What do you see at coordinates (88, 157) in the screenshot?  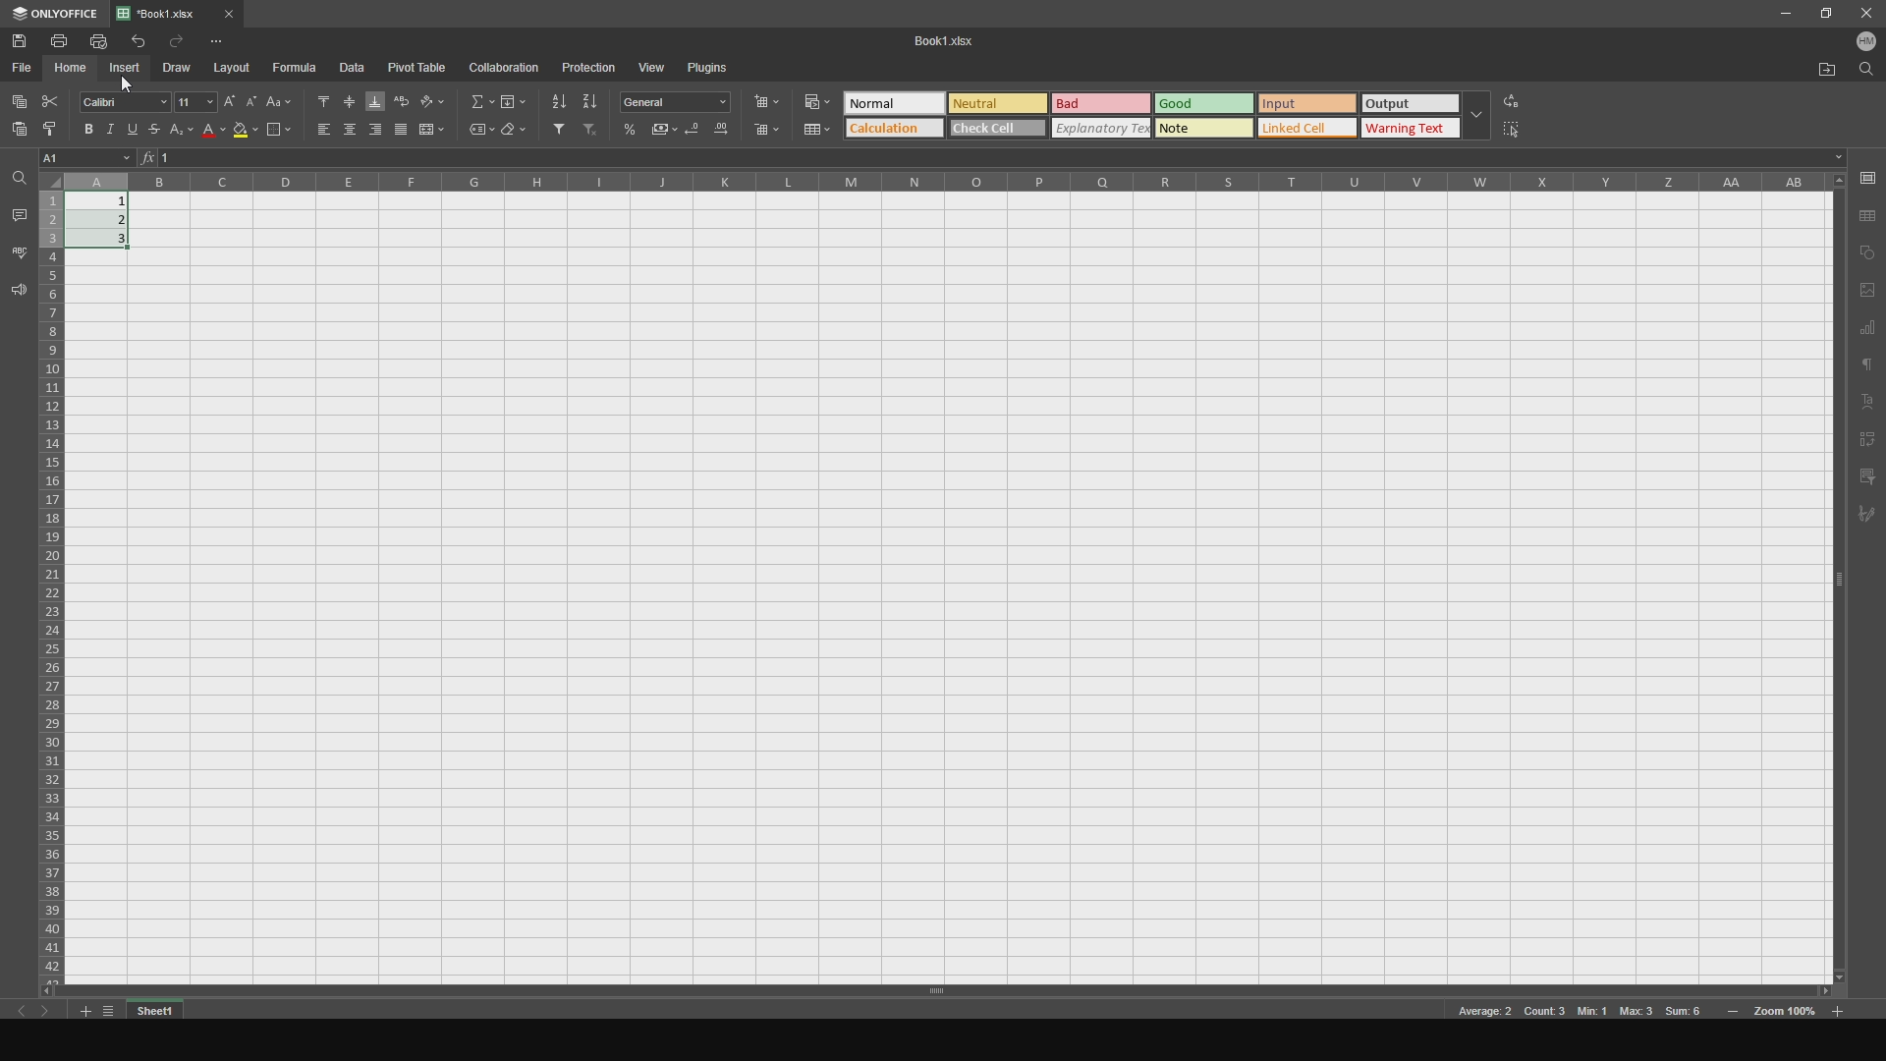 I see `cell` at bounding box center [88, 157].